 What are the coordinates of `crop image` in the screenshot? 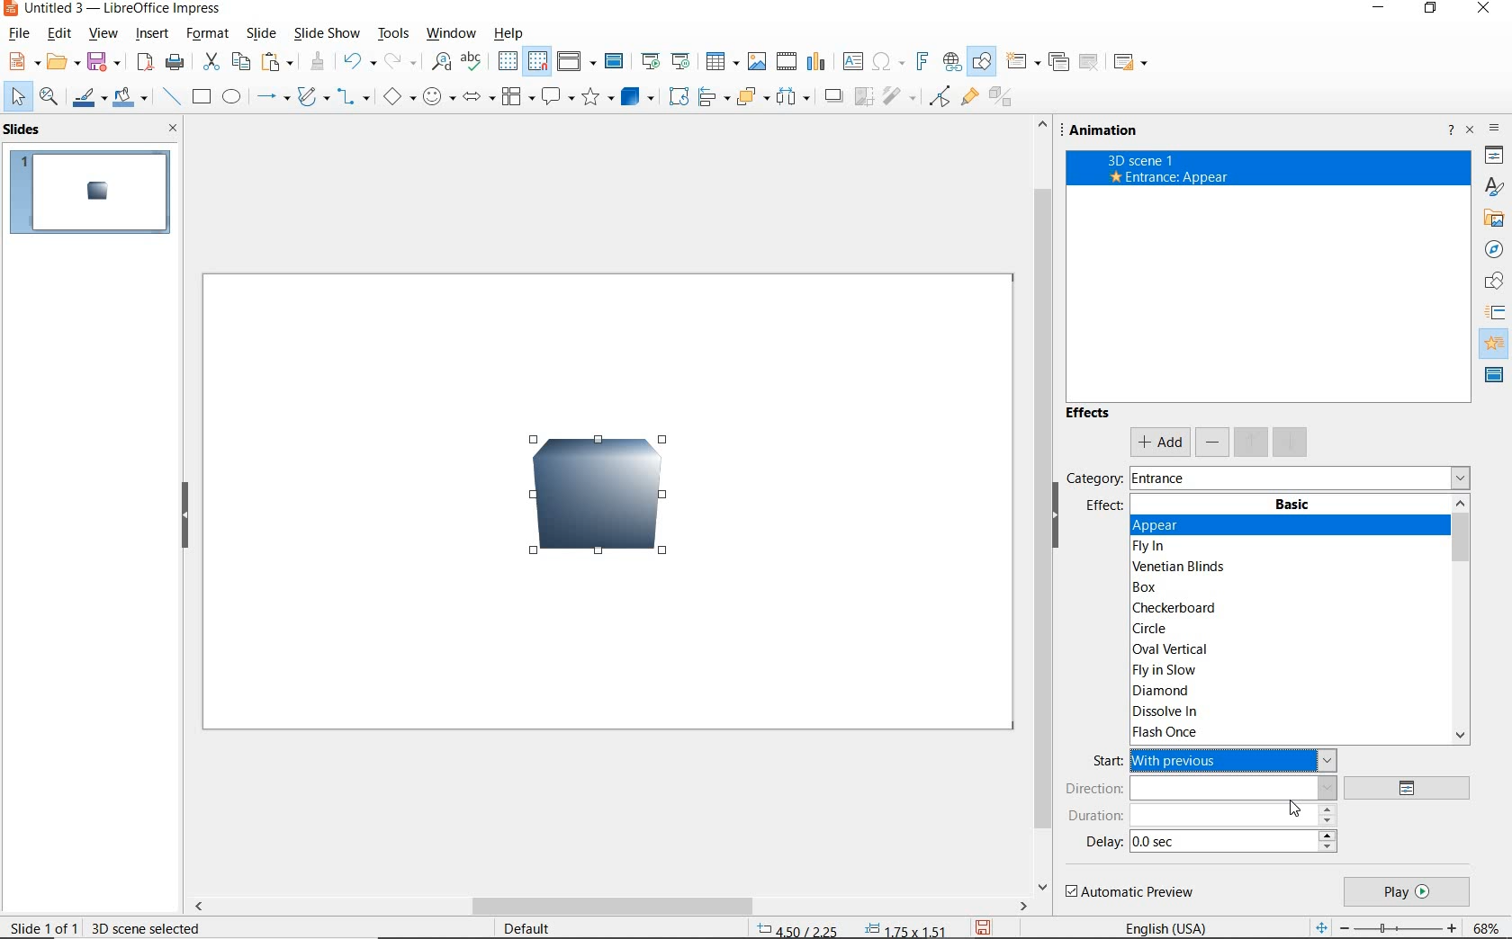 It's located at (865, 94).